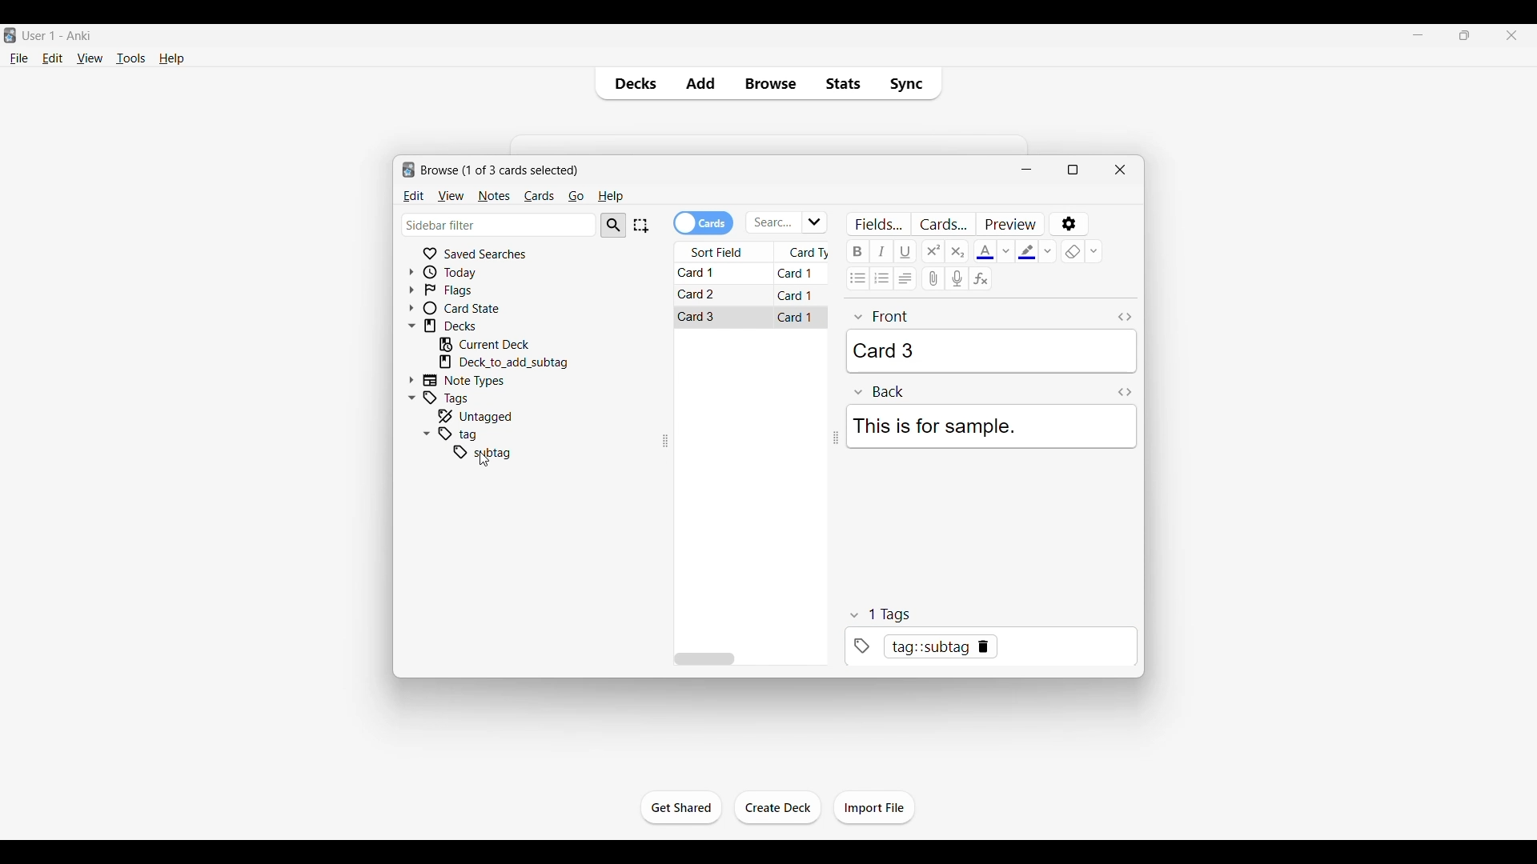  I want to click on Toggle cards/notes, so click(703, 223).